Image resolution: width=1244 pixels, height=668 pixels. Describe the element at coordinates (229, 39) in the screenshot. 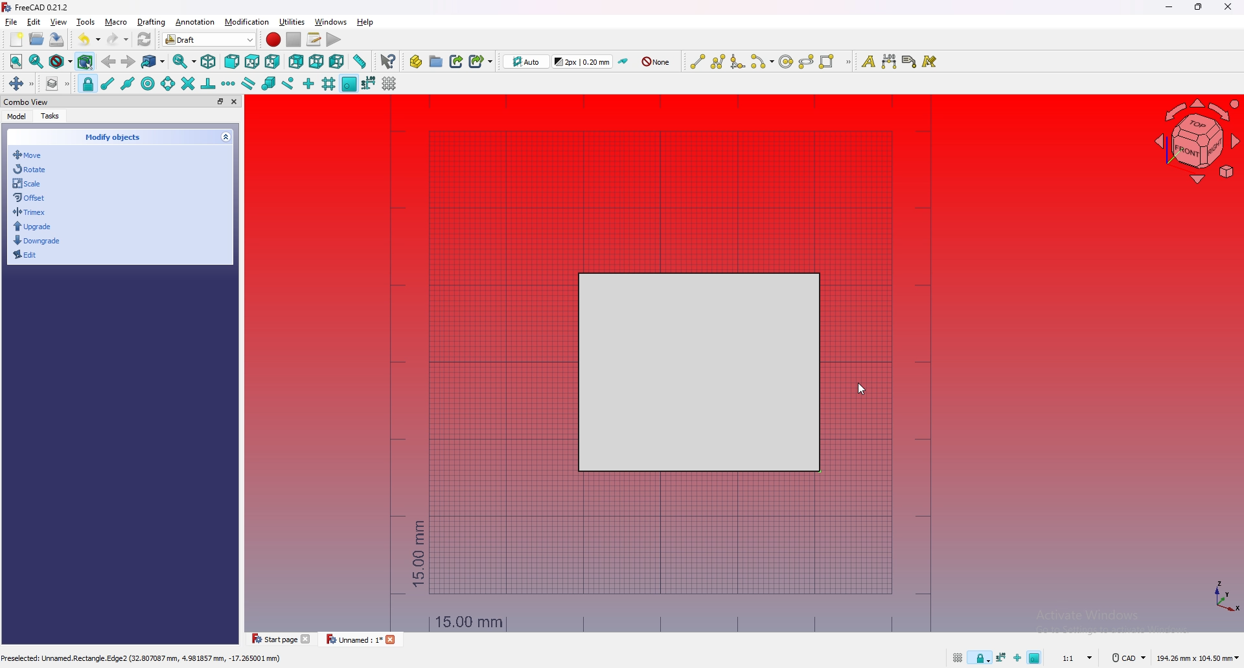

I see `switch between workbenches` at that location.